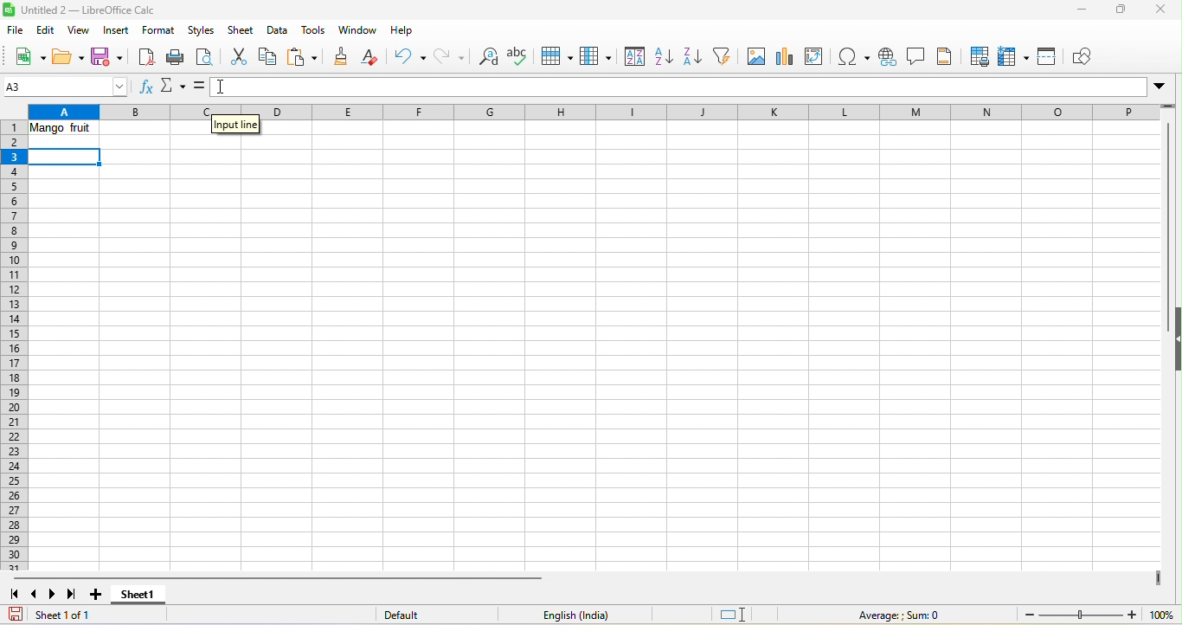 Image resolution: width=1182 pixels, height=625 pixels. What do you see at coordinates (450, 56) in the screenshot?
I see `redo` at bounding box center [450, 56].